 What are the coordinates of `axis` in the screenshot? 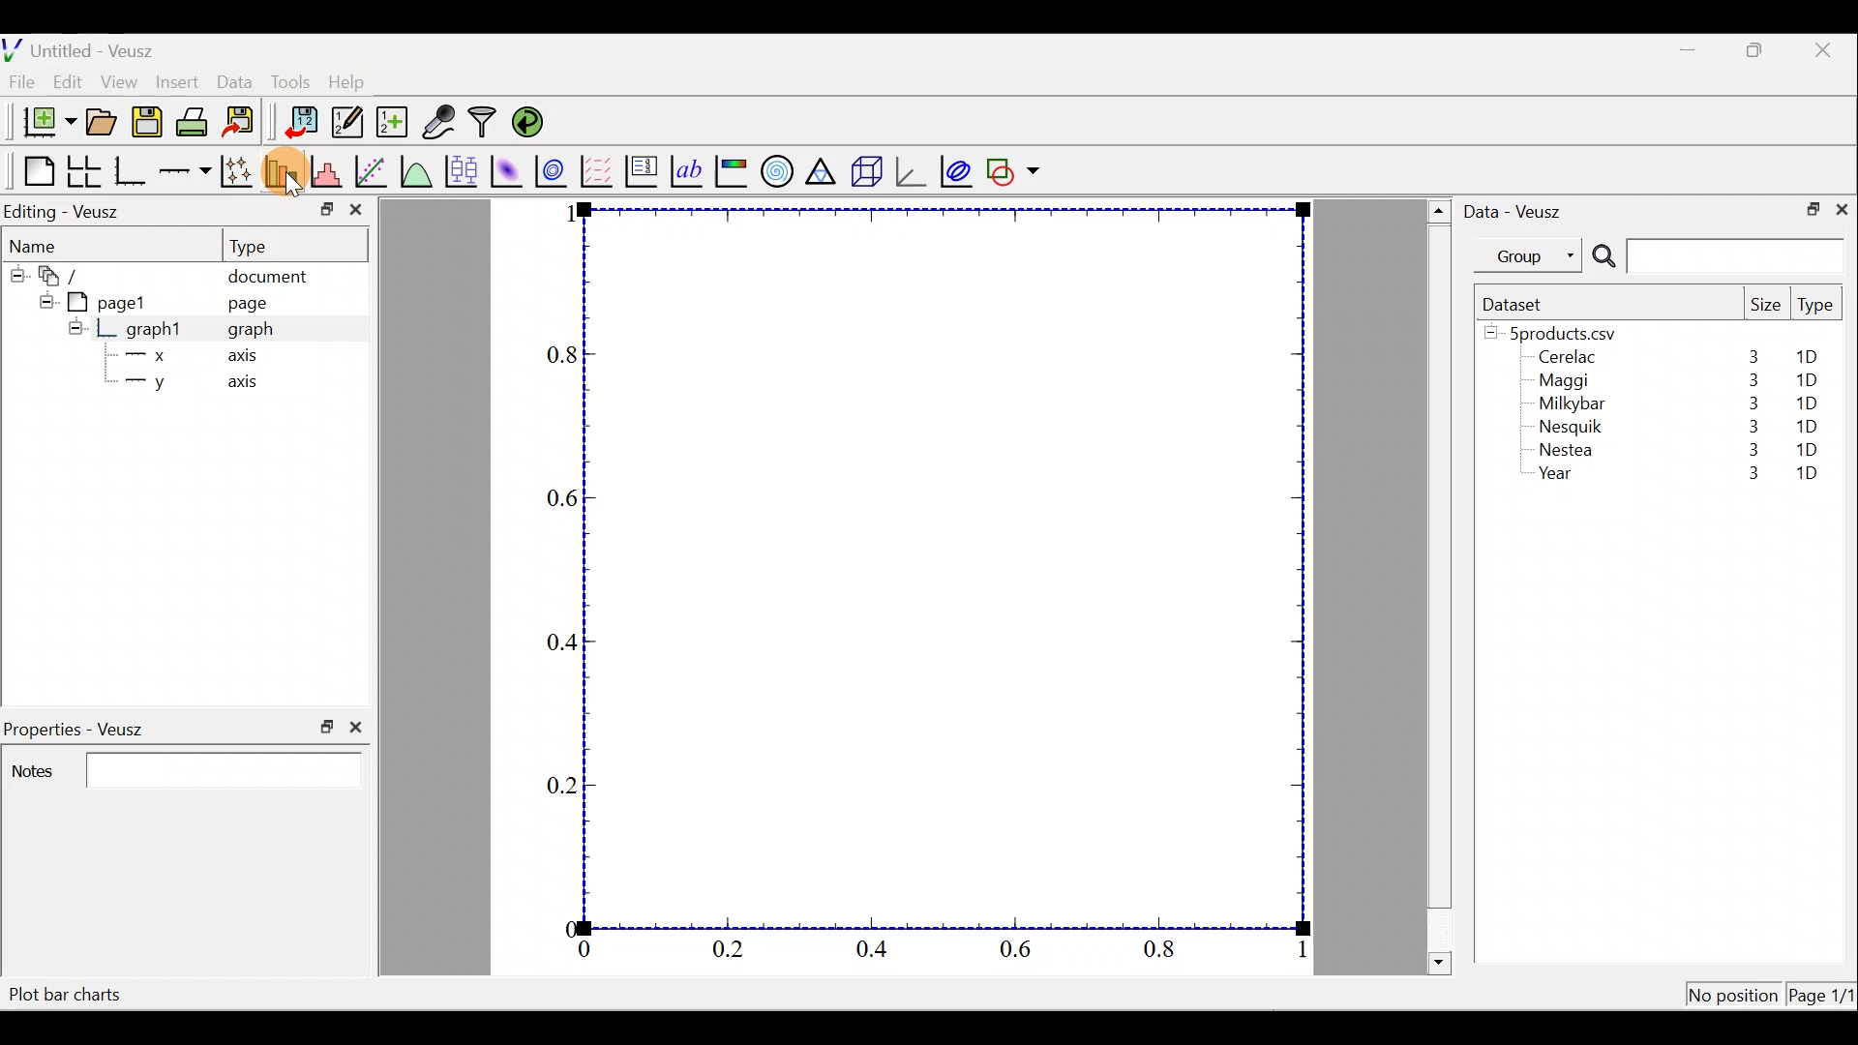 It's located at (252, 383).